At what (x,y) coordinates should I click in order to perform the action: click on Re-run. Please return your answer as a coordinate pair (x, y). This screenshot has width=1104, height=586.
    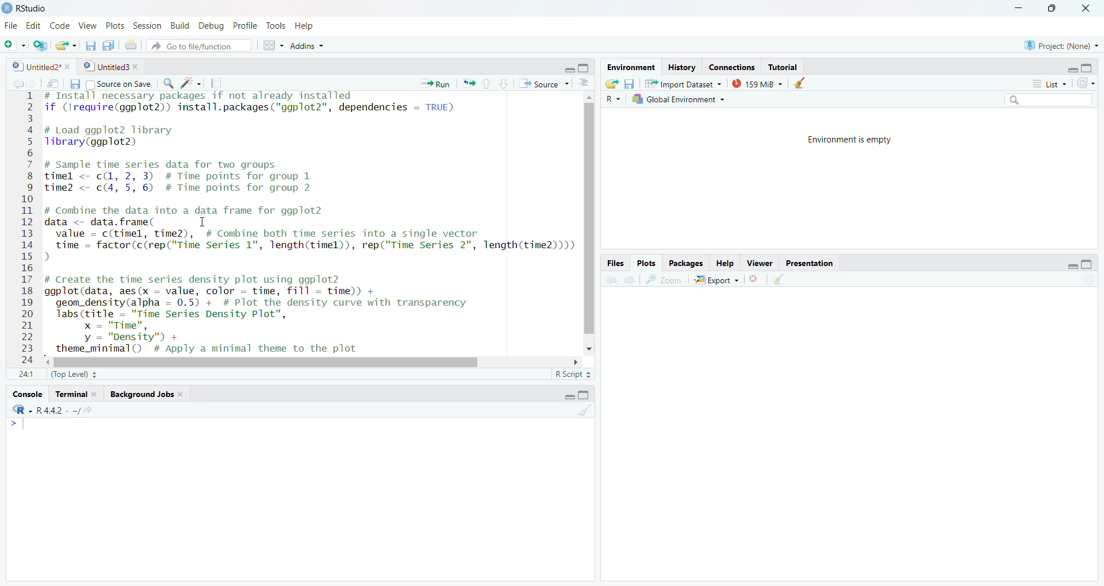
    Looking at the image, I should click on (468, 83).